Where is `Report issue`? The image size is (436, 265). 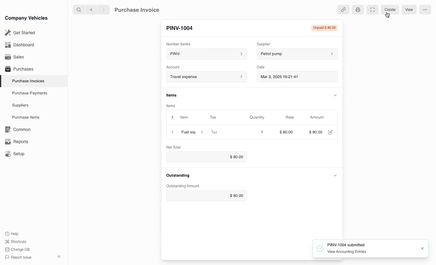
Report issue is located at coordinates (19, 258).